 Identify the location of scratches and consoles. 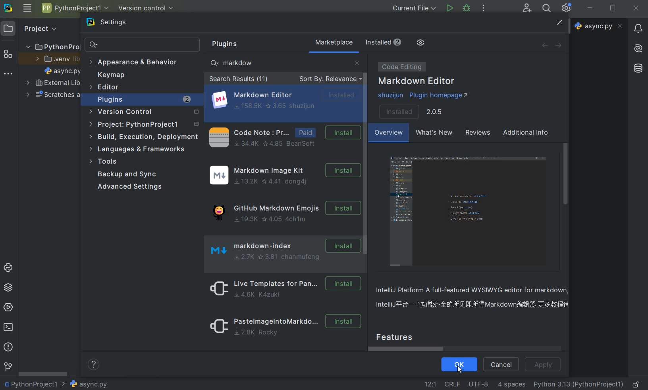
(53, 96).